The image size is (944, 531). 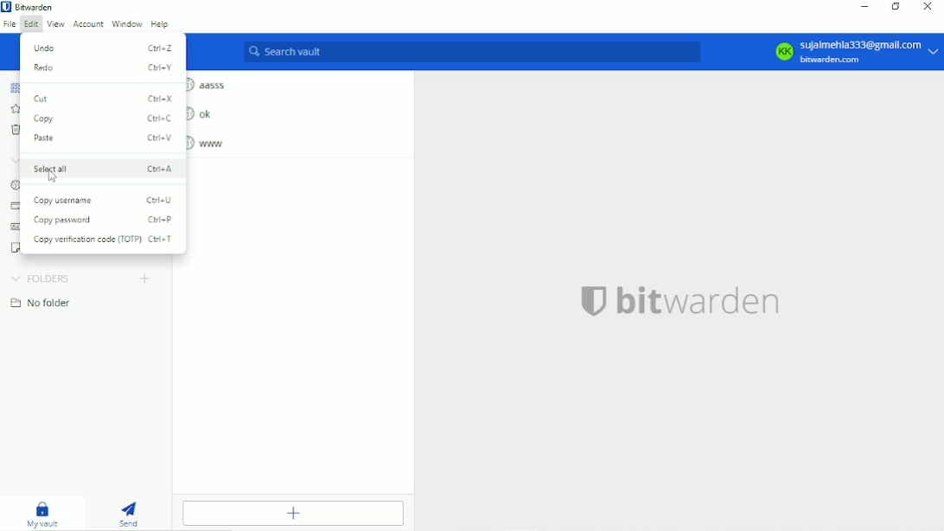 What do you see at coordinates (104, 168) in the screenshot?
I see `Select all` at bounding box center [104, 168].